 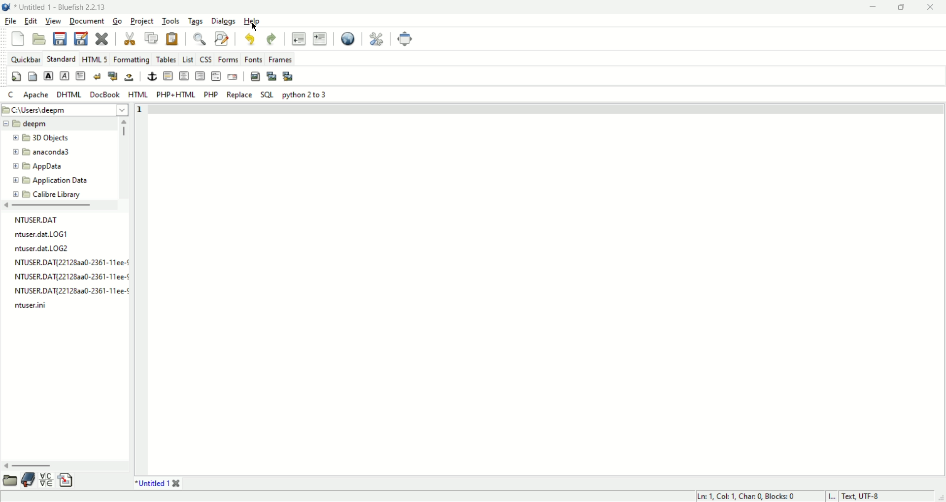 I want to click on quick settings, so click(x=17, y=77).